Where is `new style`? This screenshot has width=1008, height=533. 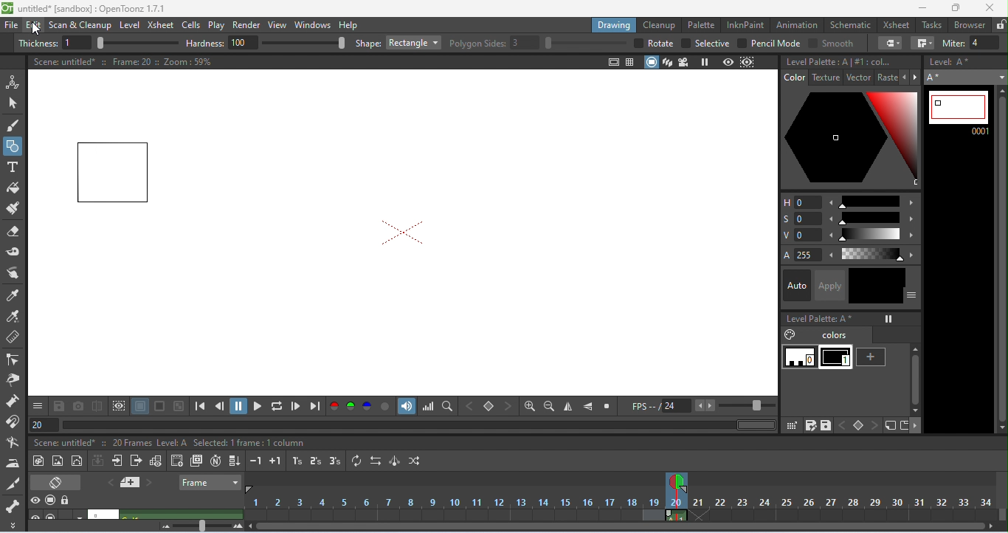 new style is located at coordinates (889, 426).